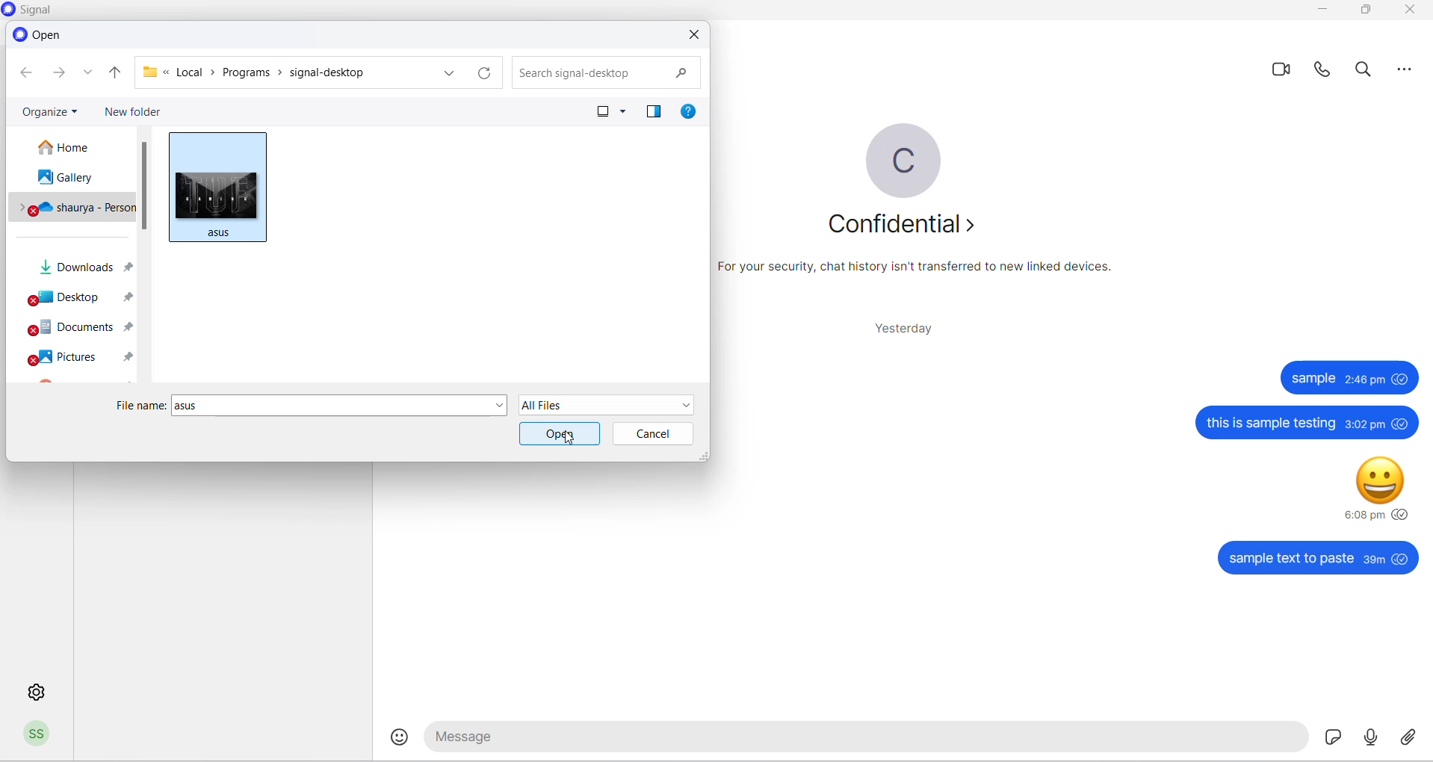  I want to click on formats allowed, so click(610, 404).